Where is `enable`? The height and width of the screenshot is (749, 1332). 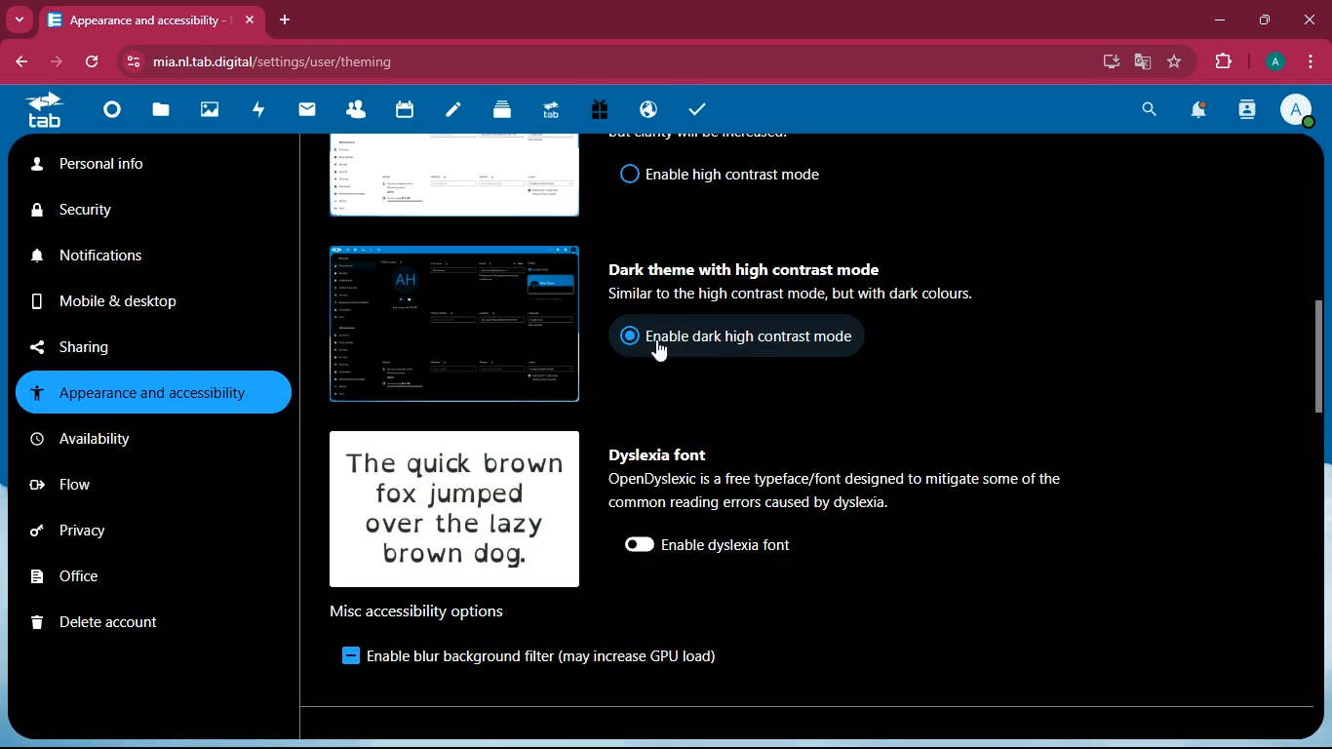 enable is located at coordinates (339, 656).